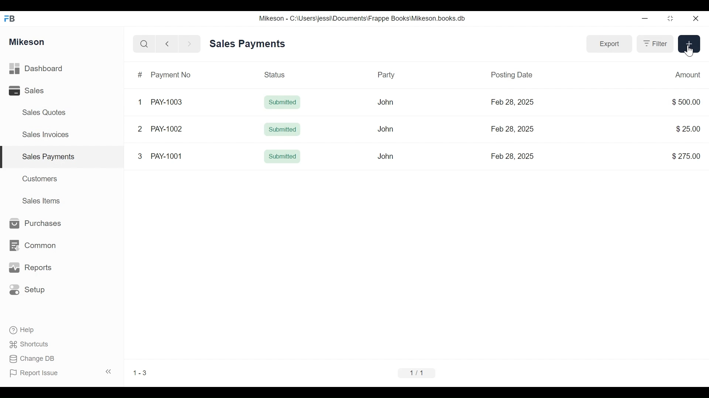 This screenshot has width=709, height=398. What do you see at coordinates (43, 135) in the screenshot?
I see `Sales Invoices` at bounding box center [43, 135].